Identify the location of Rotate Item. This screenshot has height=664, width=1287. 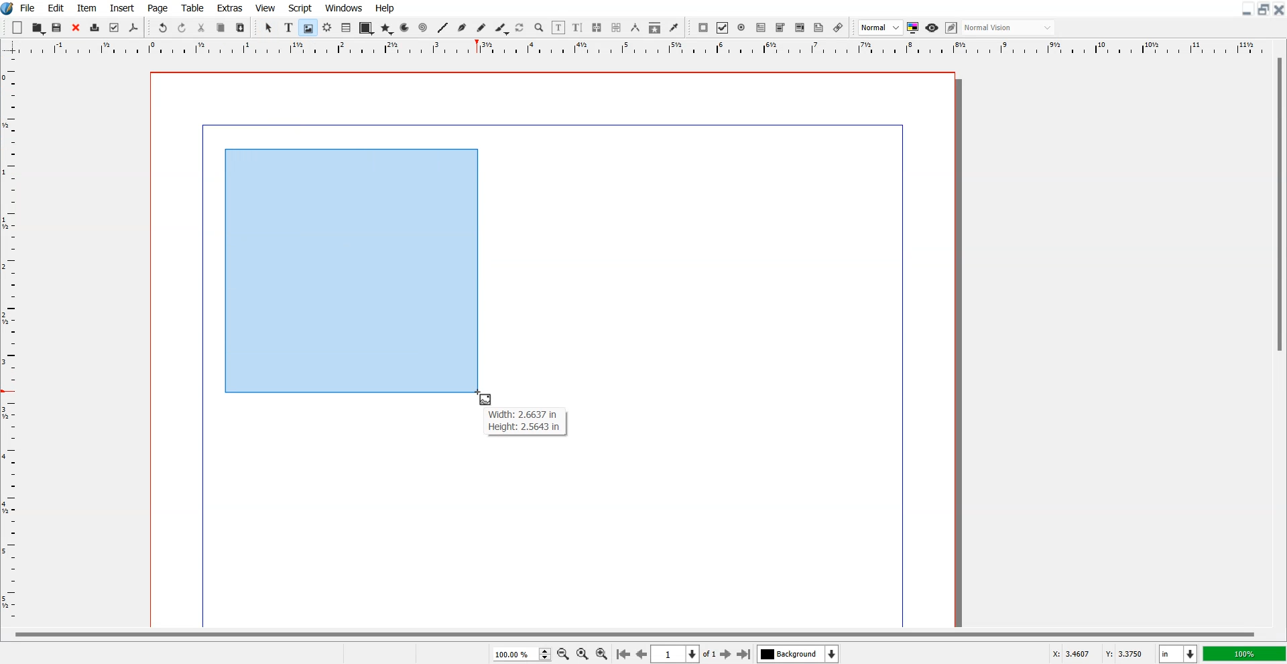
(520, 28).